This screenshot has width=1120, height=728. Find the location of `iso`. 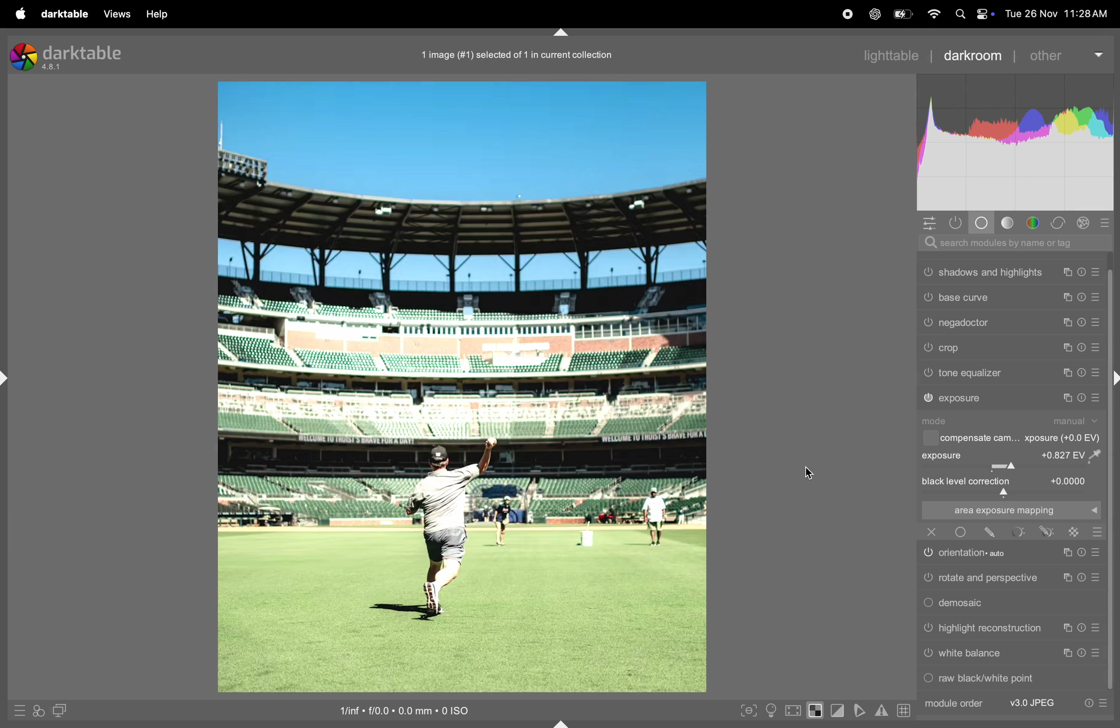

iso is located at coordinates (399, 709).